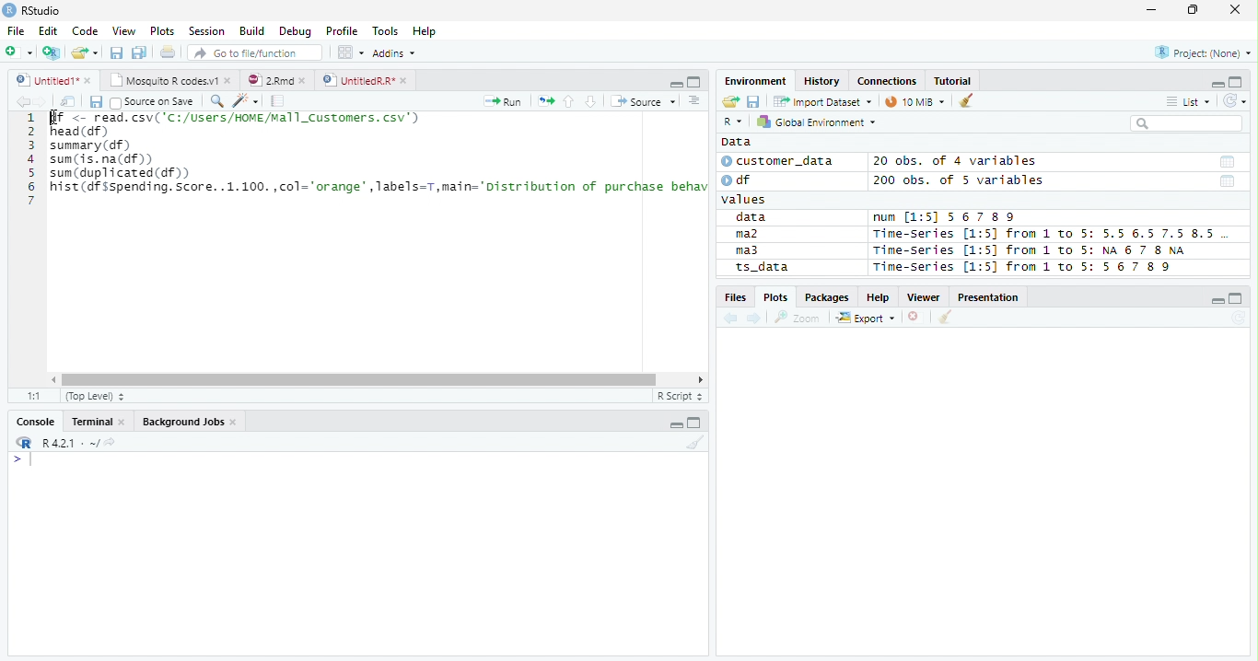 This screenshot has width=1258, height=661. Describe the element at coordinates (568, 102) in the screenshot. I see `Up` at that location.